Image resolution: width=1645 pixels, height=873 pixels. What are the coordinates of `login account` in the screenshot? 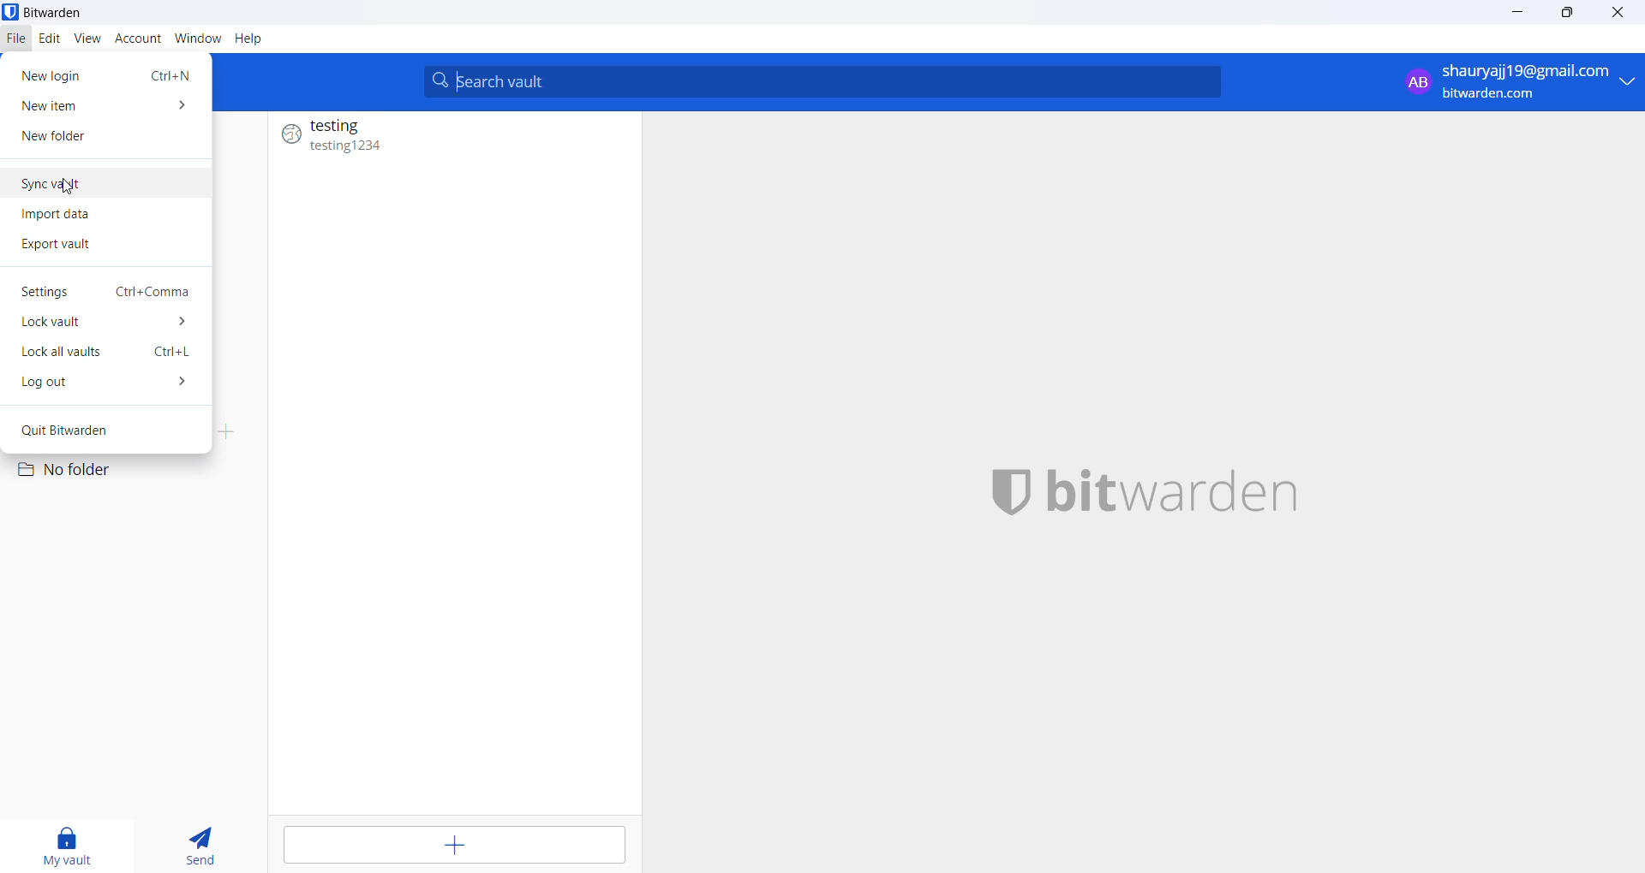 It's located at (1515, 81).